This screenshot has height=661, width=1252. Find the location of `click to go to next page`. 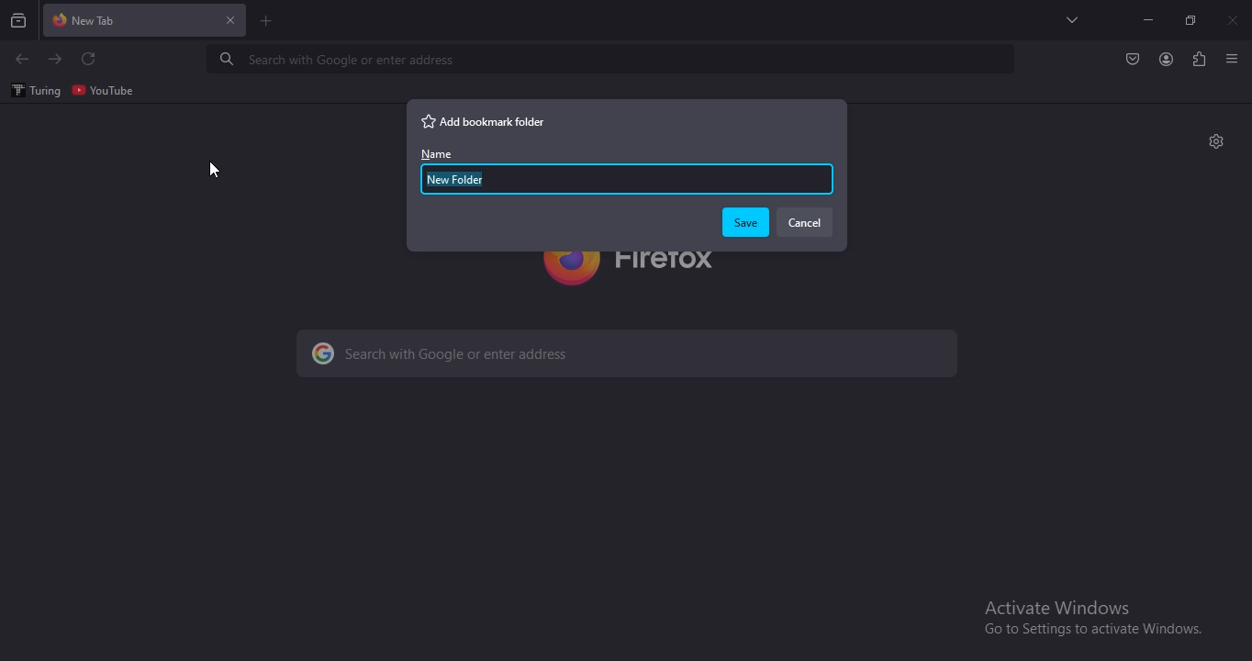

click to go to next page is located at coordinates (56, 59).